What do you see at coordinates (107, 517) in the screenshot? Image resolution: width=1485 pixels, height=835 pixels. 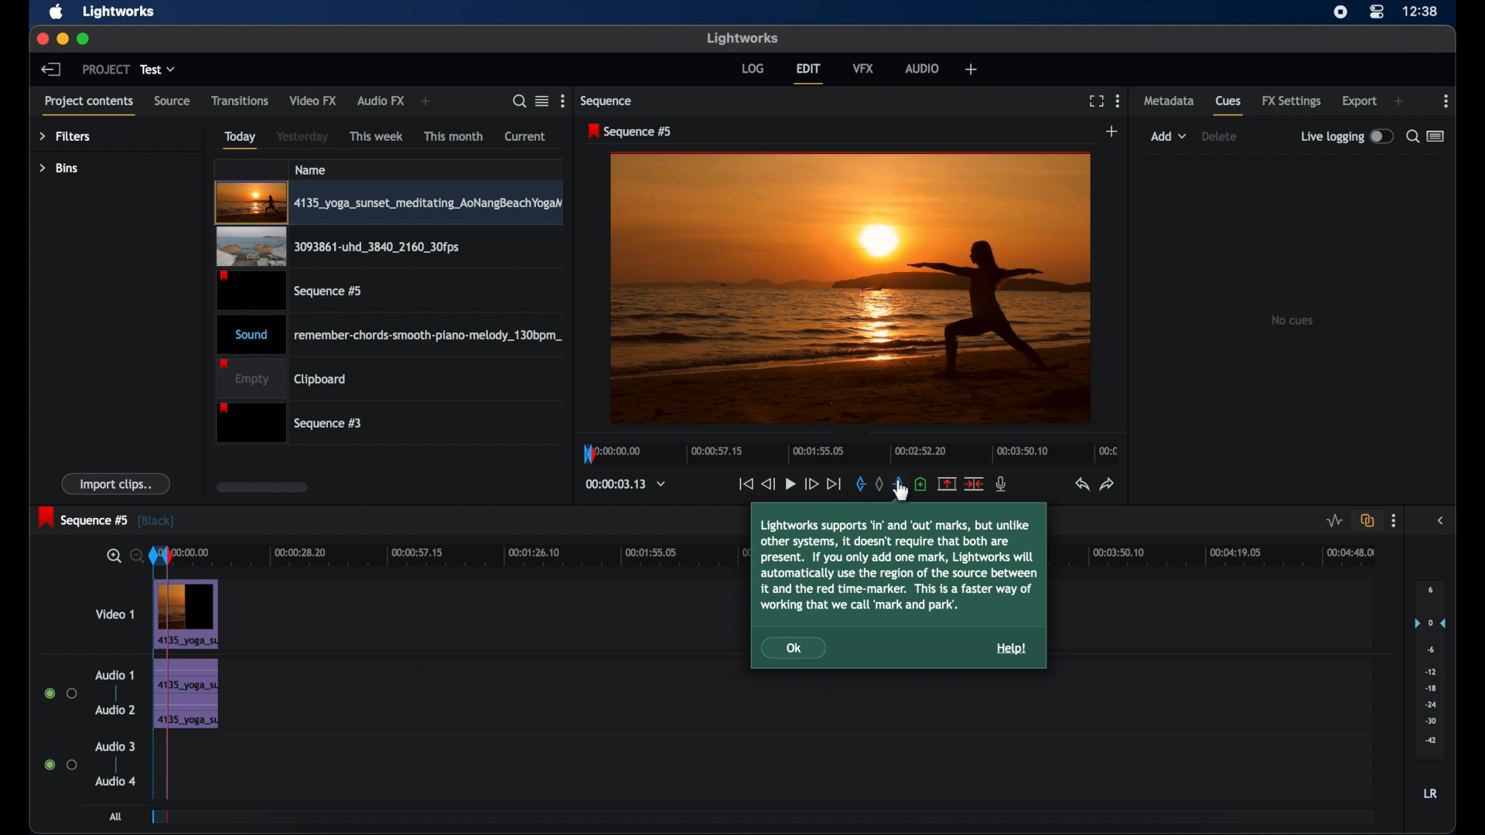 I see `sequence` at bounding box center [107, 517].